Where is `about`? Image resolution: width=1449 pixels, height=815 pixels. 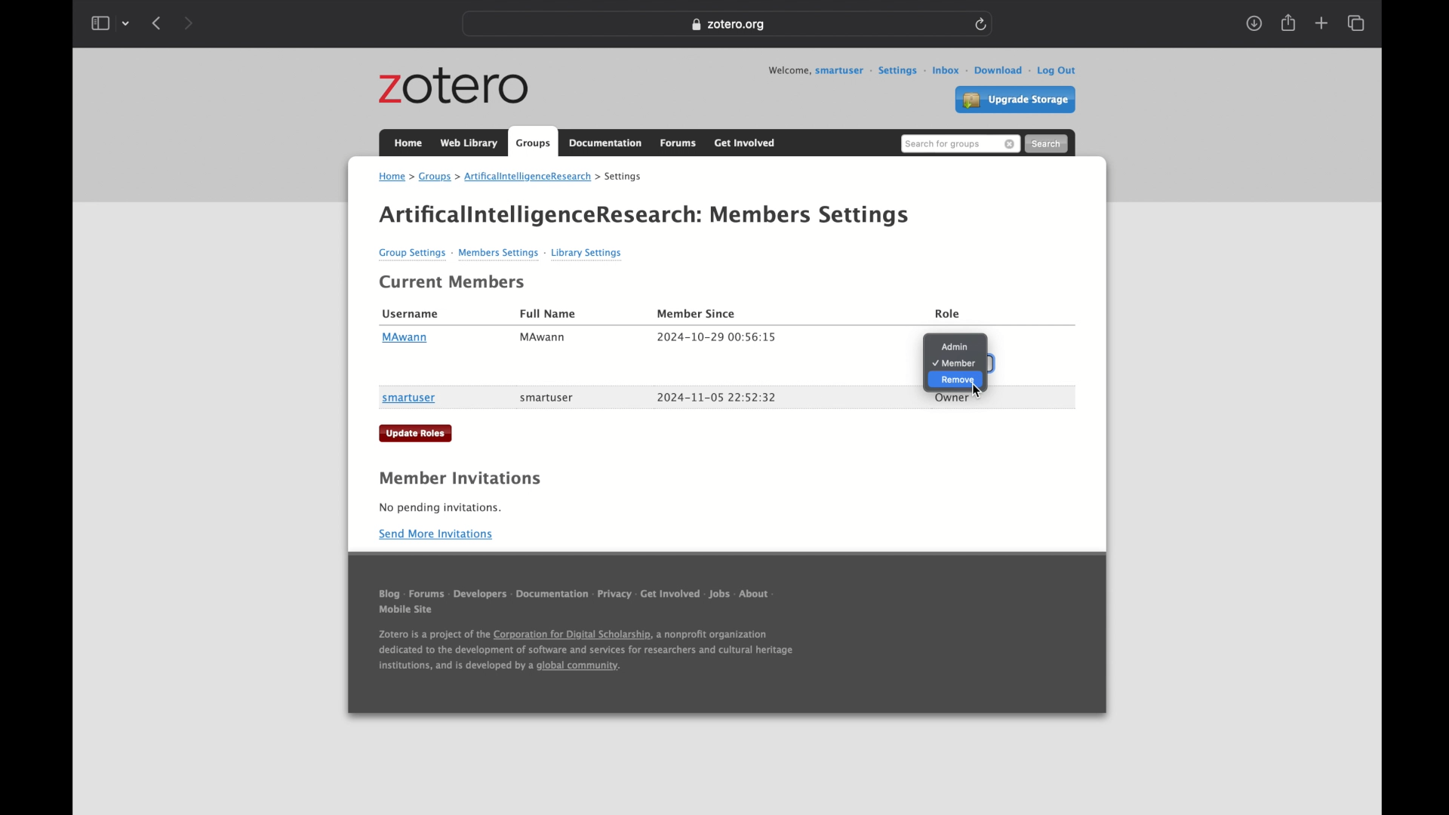
about is located at coordinates (758, 598).